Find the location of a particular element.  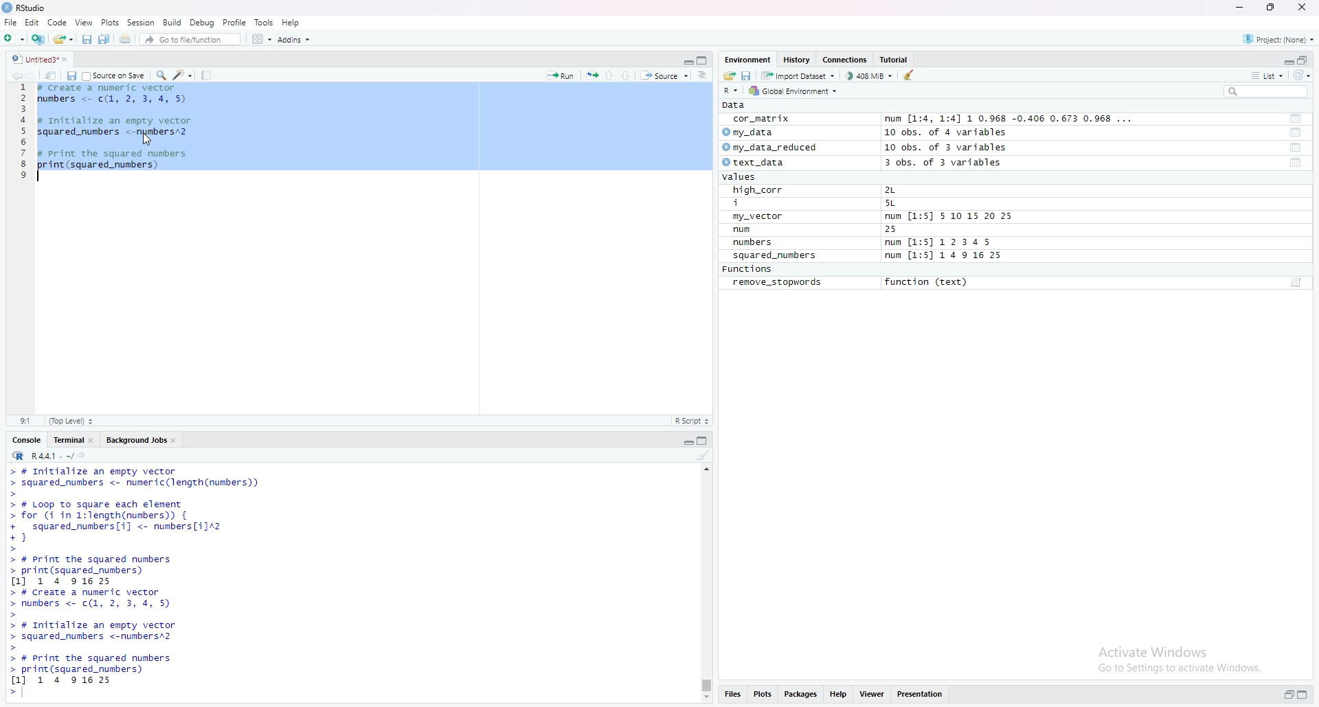

History. is located at coordinates (798, 59).